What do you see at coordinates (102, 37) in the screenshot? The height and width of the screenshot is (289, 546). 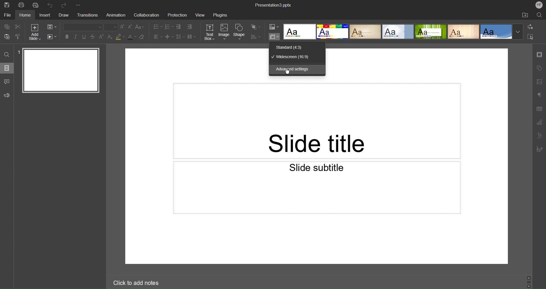 I see `Superscript` at bounding box center [102, 37].